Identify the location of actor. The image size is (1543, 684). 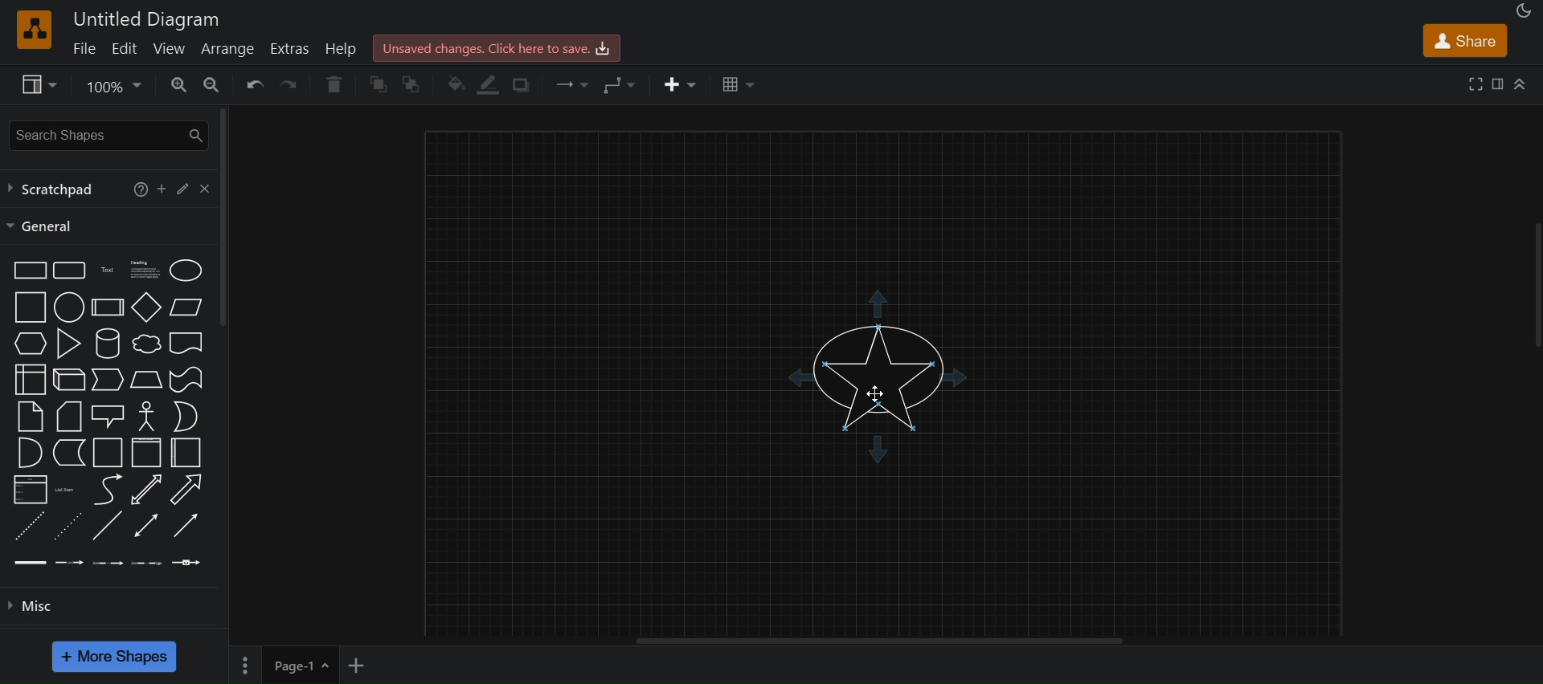
(146, 416).